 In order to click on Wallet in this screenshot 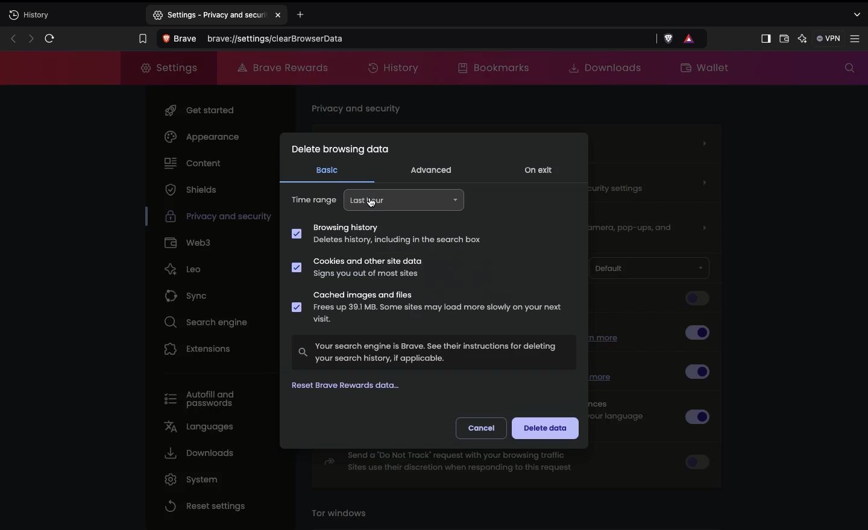, I will do `click(783, 40)`.